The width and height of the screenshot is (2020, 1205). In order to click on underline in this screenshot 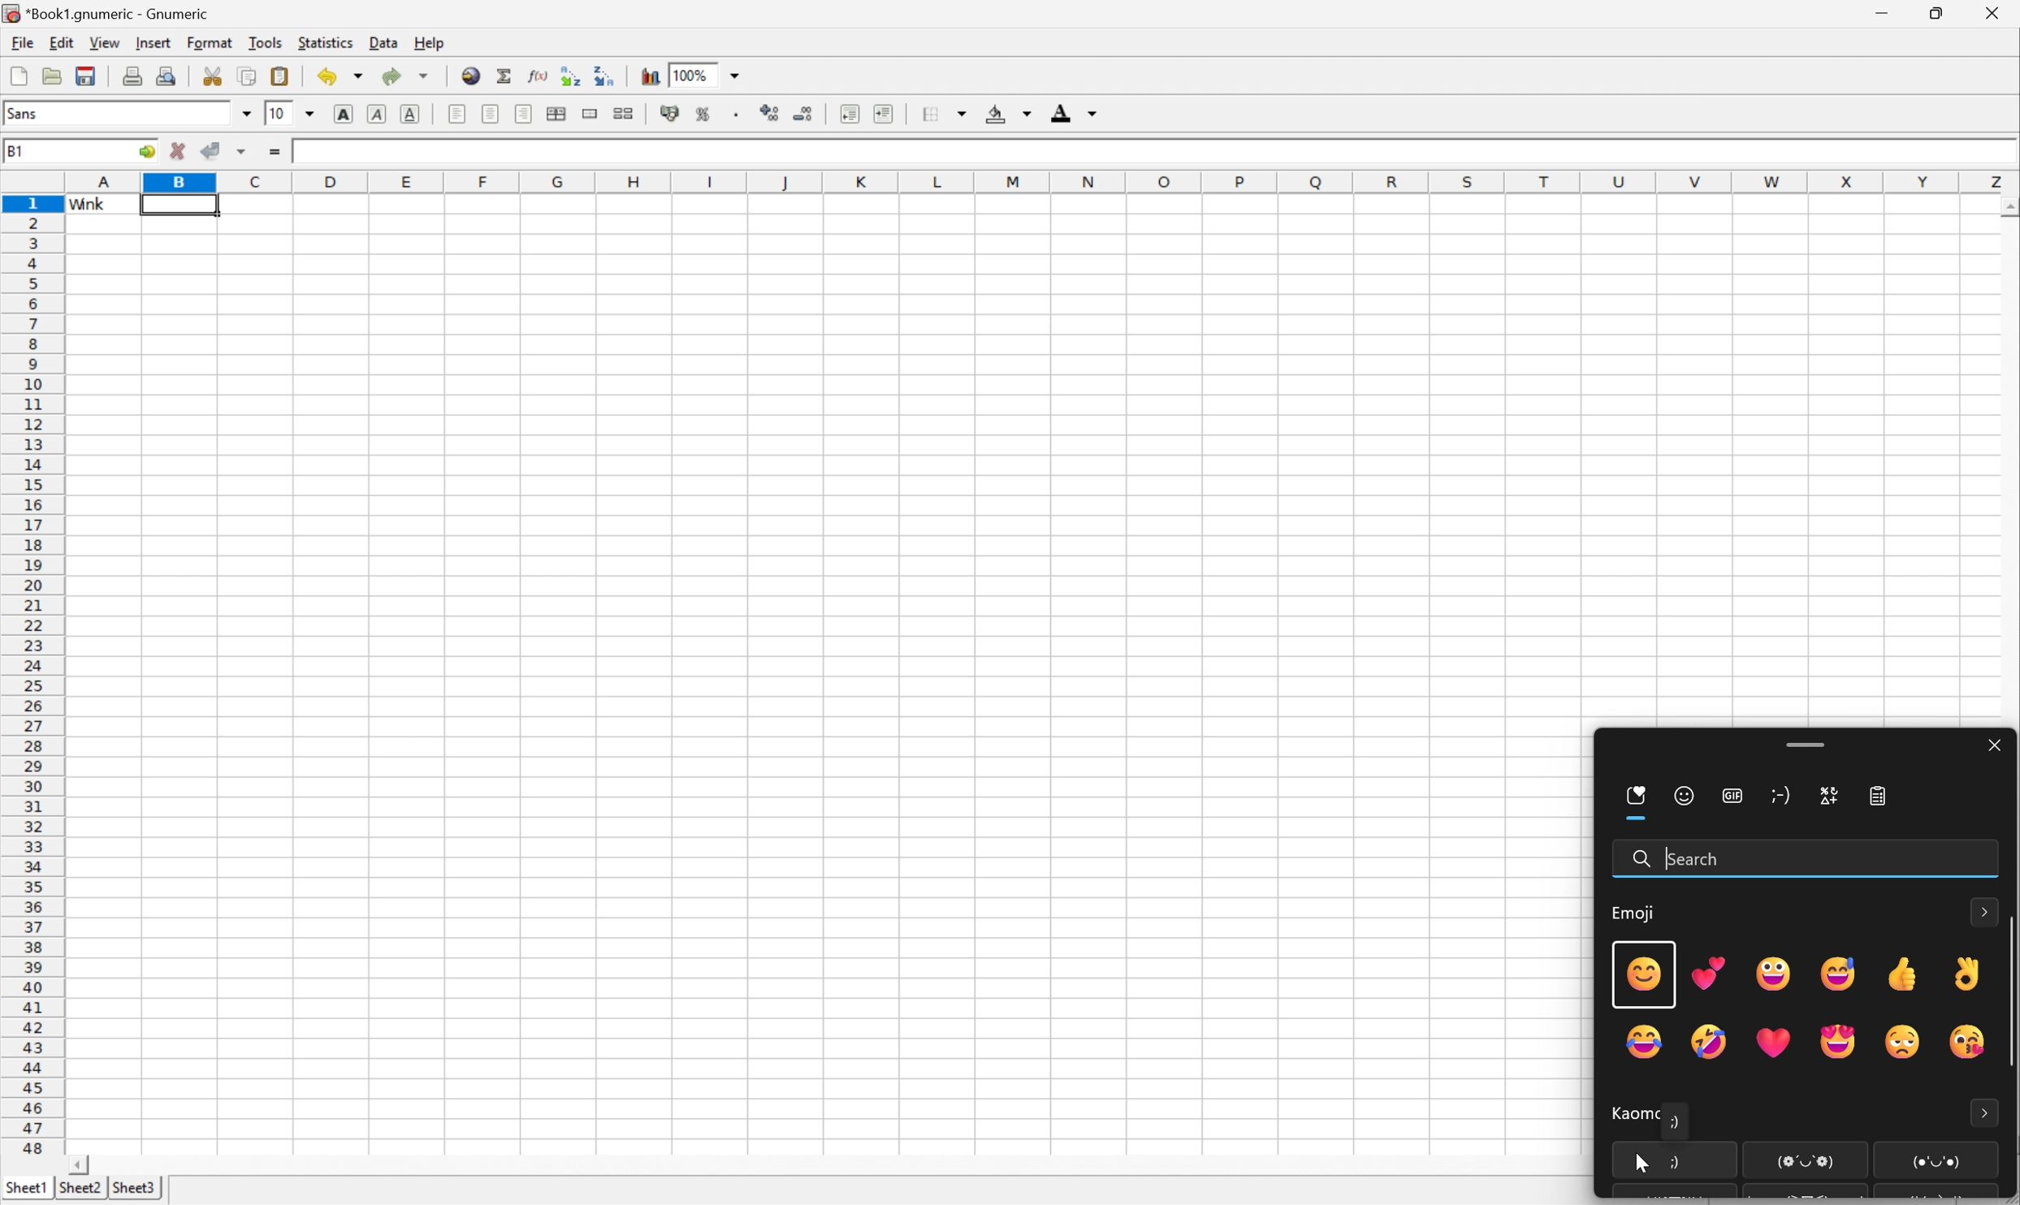, I will do `click(410, 111)`.